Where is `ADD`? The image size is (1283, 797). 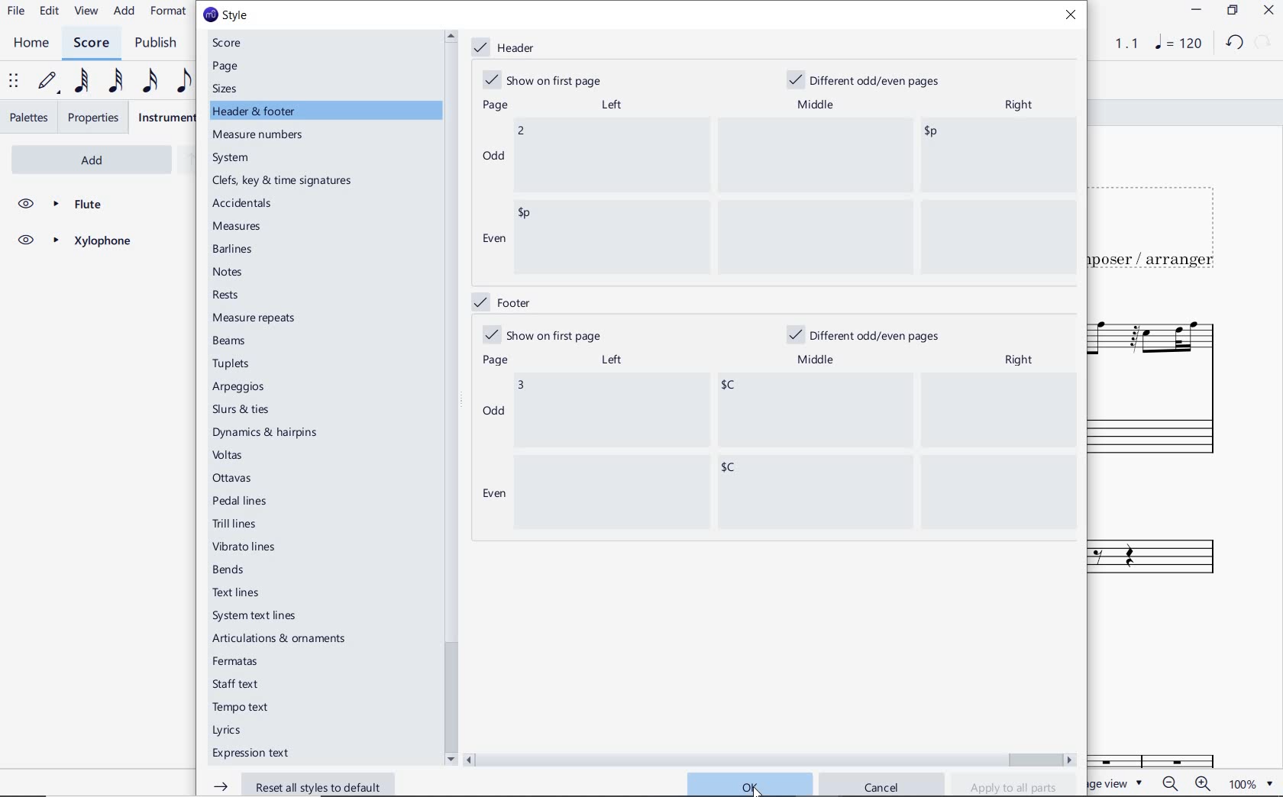
ADD is located at coordinates (125, 11).